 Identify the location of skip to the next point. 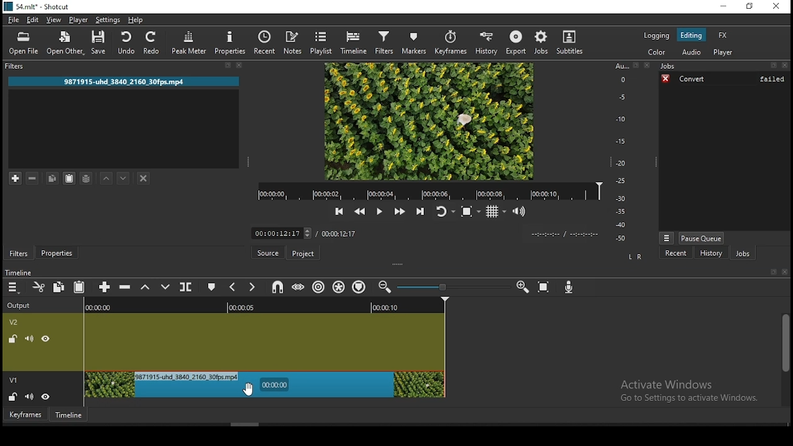
(423, 212).